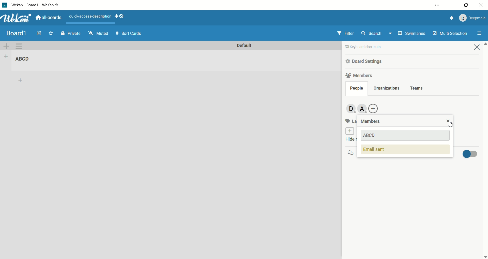 This screenshot has height=259, width=488. I want to click on text, so click(90, 17).